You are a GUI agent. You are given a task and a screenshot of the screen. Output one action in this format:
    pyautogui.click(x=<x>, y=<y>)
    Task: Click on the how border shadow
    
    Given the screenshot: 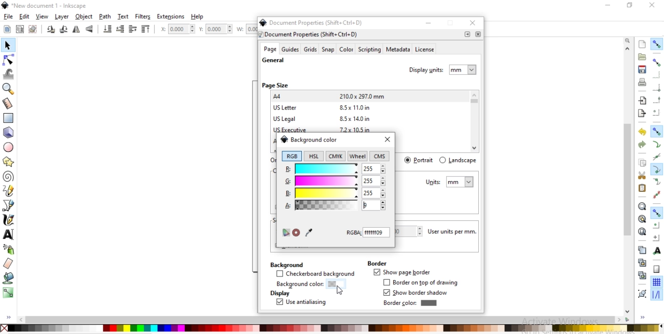 What is the action you would take?
    pyautogui.click(x=417, y=293)
    